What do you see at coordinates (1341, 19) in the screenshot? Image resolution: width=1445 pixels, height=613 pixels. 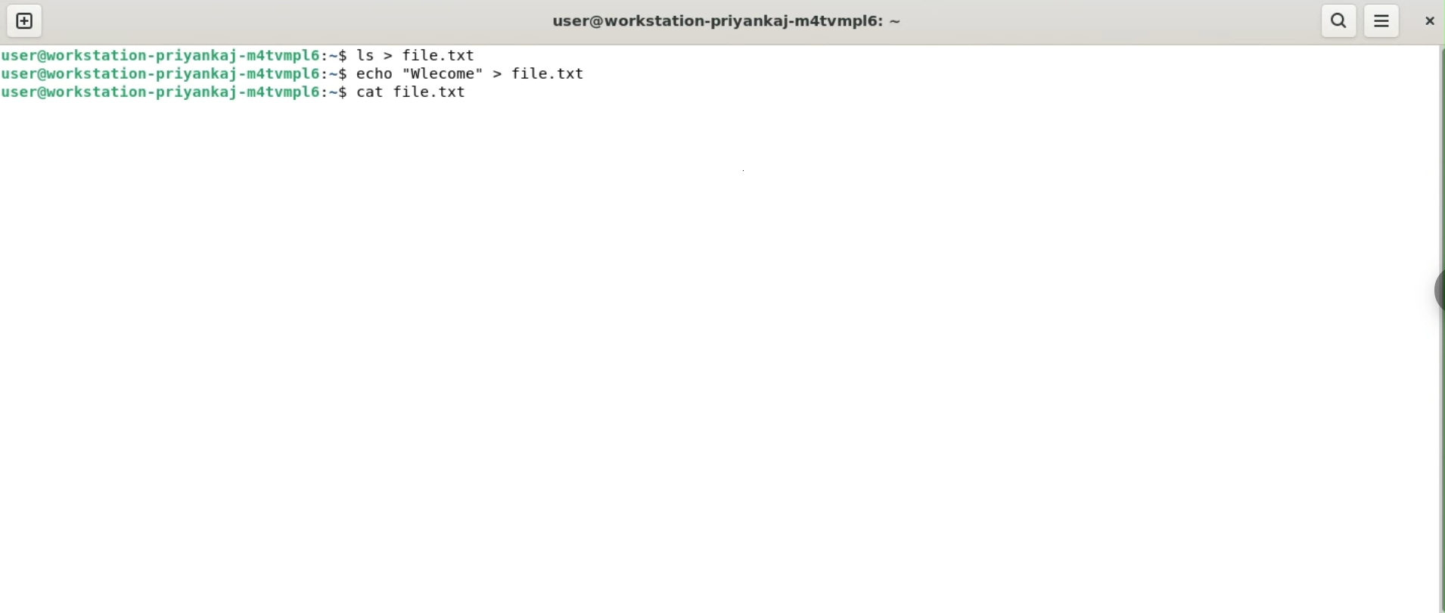 I see `search` at bounding box center [1341, 19].